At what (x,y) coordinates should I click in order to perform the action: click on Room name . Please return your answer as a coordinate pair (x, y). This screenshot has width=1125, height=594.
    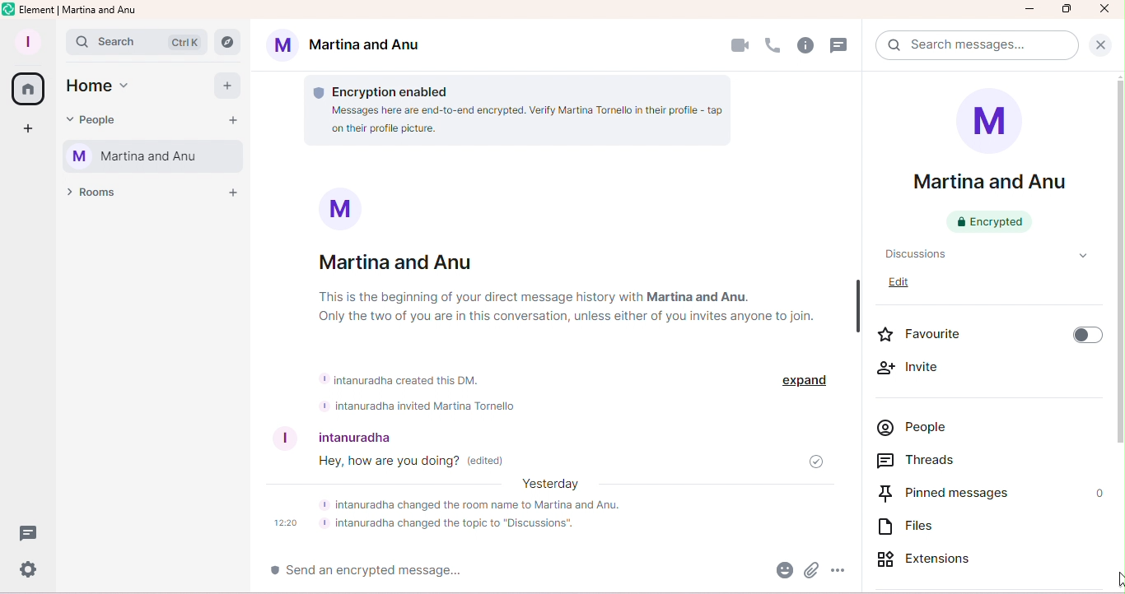
    Looking at the image, I should click on (989, 165).